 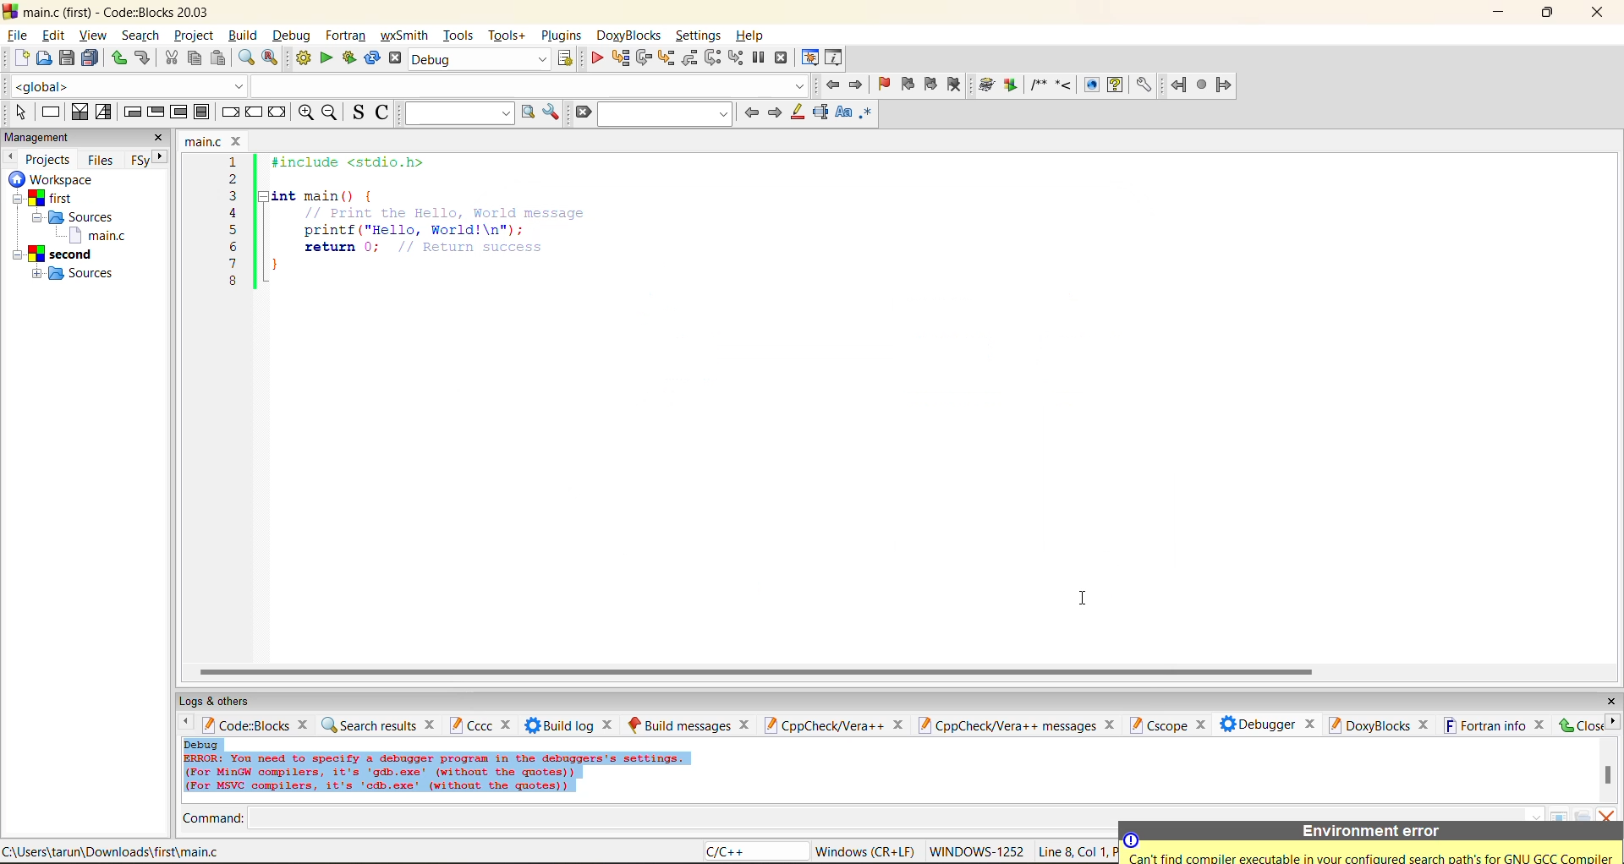 I want to click on tools, so click(x=460, y=35).